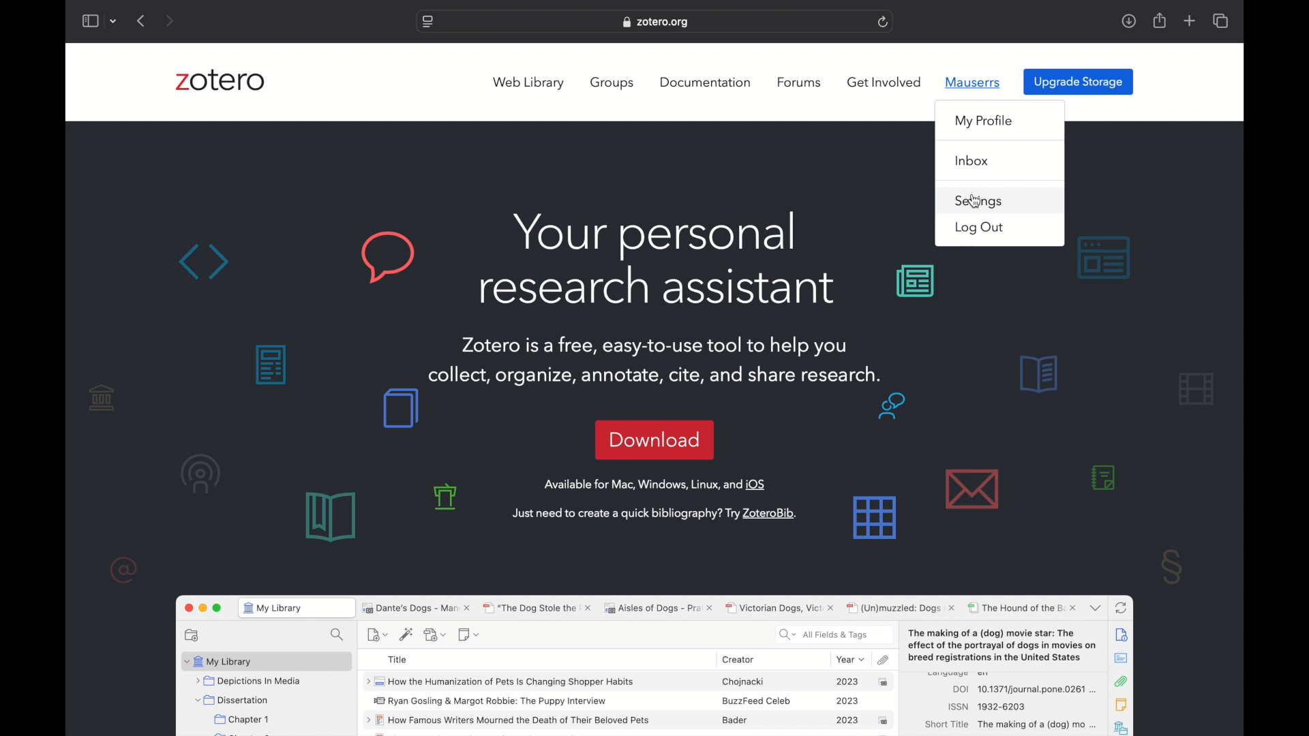  Describe the element at coordinates (655, 662) in the screenshot. I see `zotero software preview` at that location.